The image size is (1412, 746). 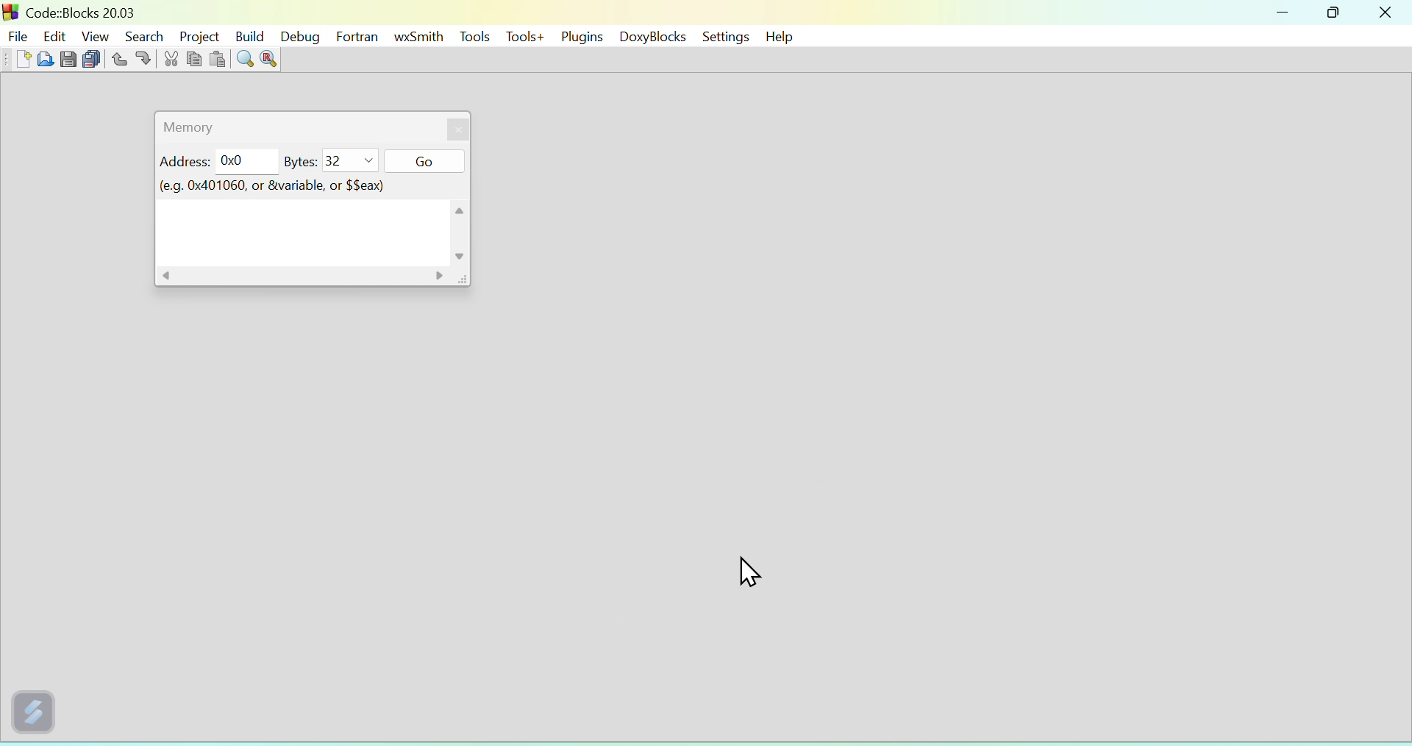 I want to click on 0x0, so click(x=246, y=163).